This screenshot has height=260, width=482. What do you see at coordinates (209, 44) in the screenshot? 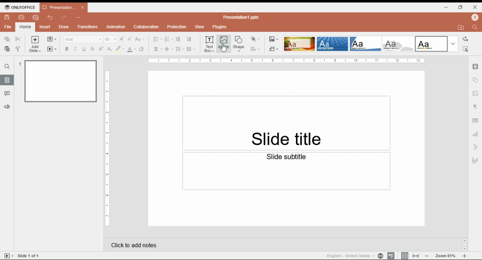
I see `insert text box` at bounding box center [209, 44].